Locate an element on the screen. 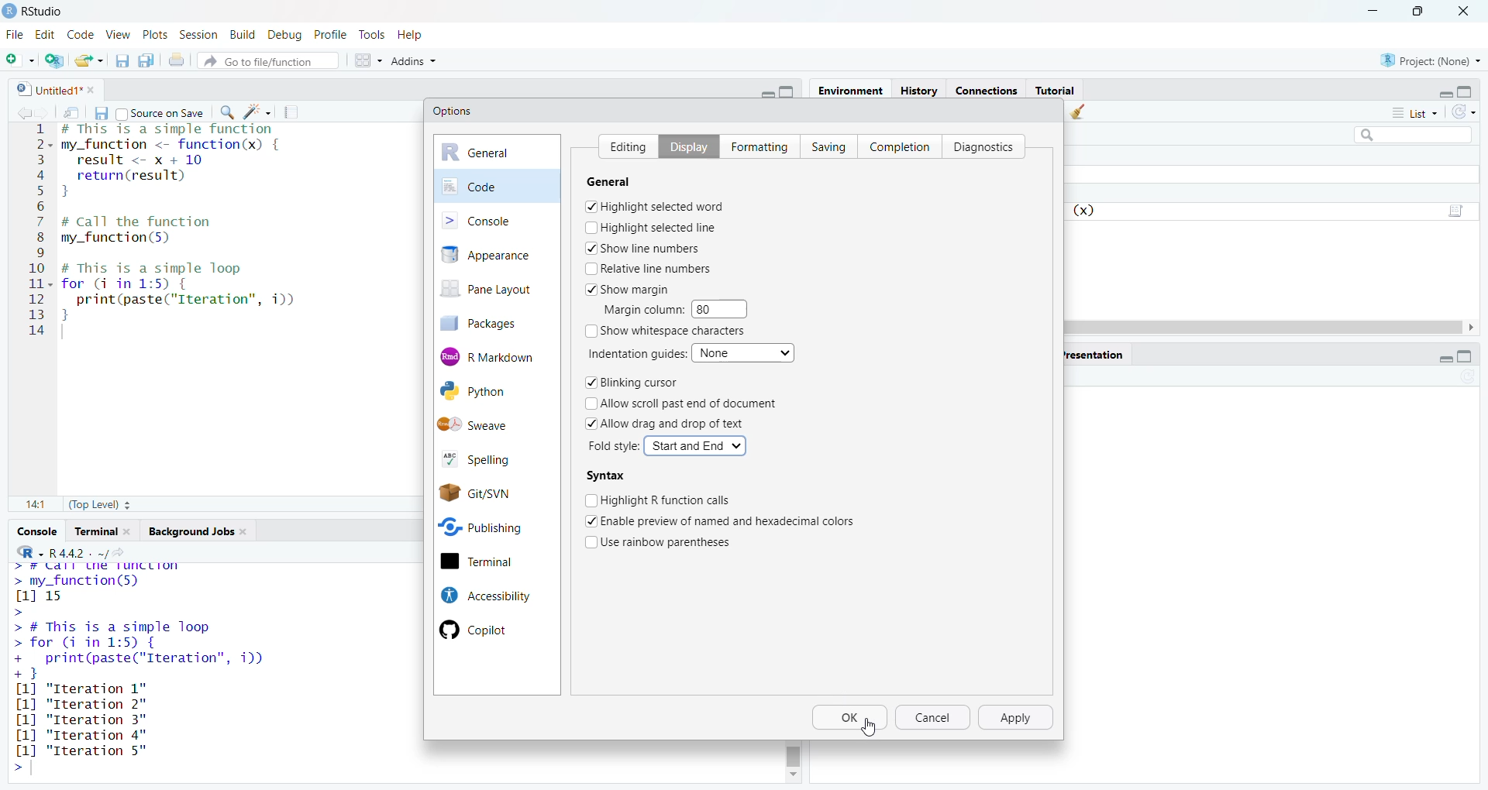 This screenshot has width=1488, height=790. indentation guides is located at coordinates (635, 353).